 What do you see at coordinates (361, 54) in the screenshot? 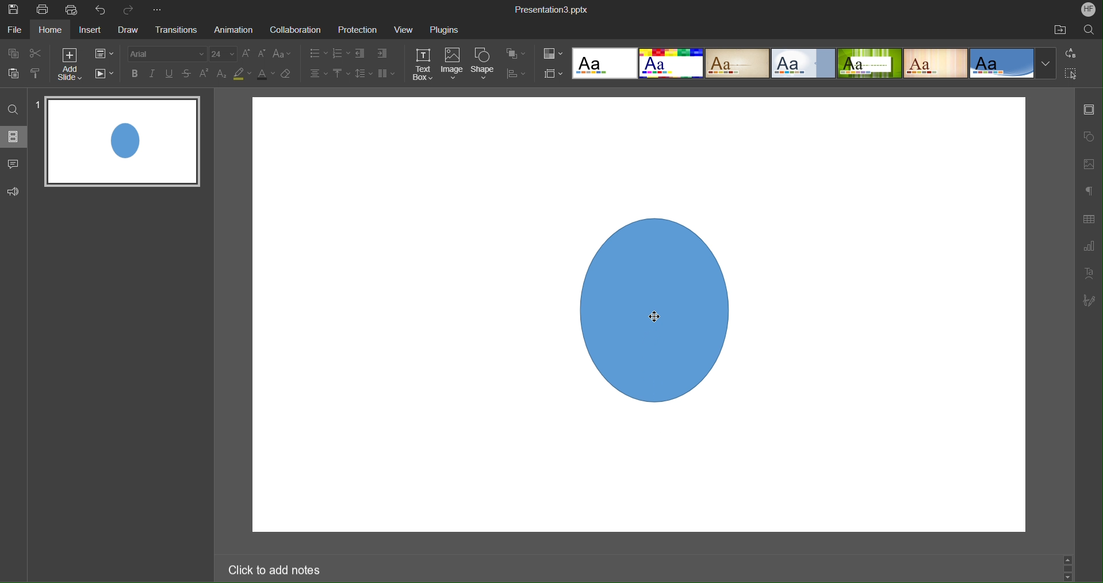
I see `Decrease Indent` at bounding box center [361, 54].